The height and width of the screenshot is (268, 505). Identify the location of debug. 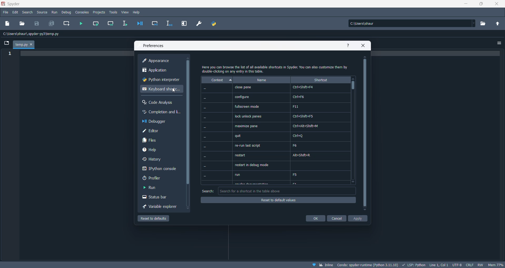
(67, 12).